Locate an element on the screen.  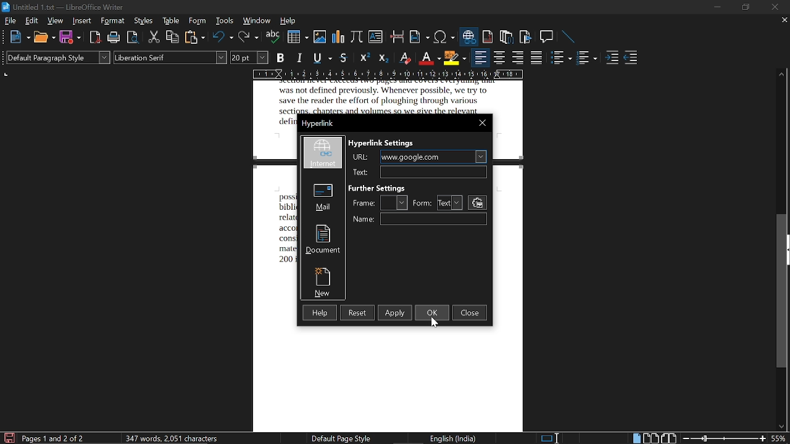
further styles is located at coordinates (386, 187).